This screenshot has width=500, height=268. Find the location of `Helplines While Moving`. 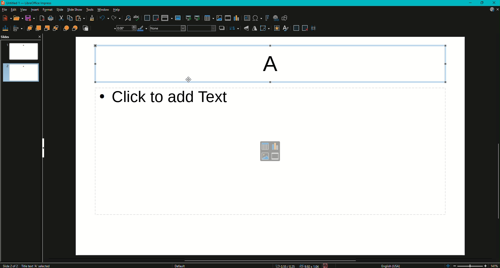

Helplines While Moving is located at coordinates (315, 28).